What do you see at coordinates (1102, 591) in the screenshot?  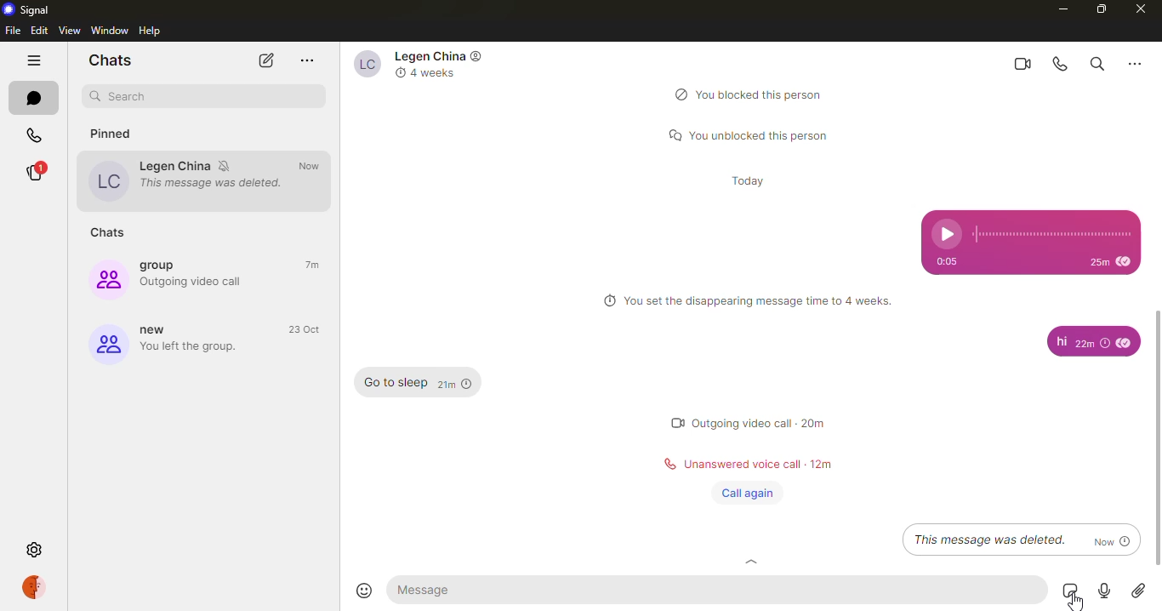 I see `record` at bounding box center [1102, 591].